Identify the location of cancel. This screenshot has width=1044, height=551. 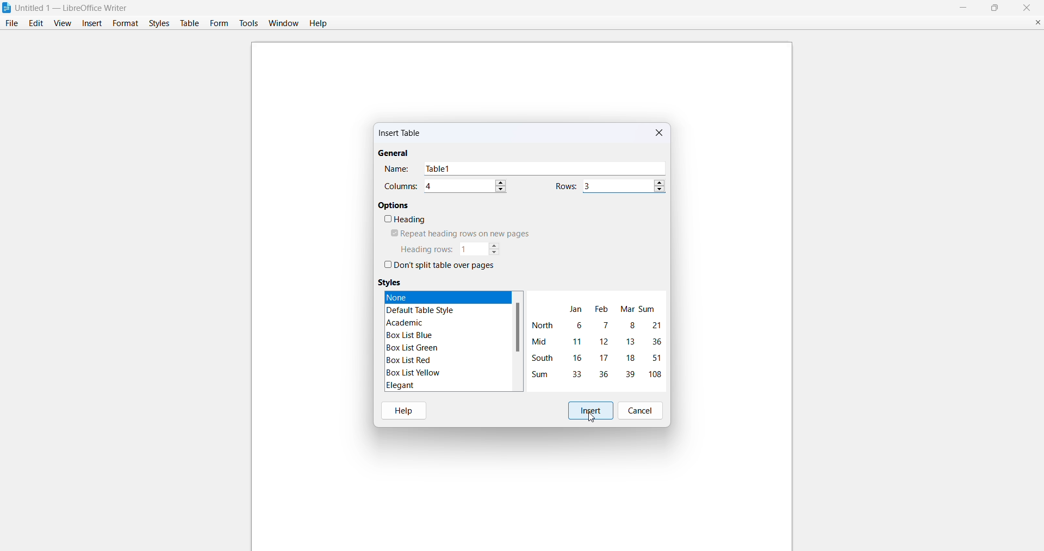
(643, 410).